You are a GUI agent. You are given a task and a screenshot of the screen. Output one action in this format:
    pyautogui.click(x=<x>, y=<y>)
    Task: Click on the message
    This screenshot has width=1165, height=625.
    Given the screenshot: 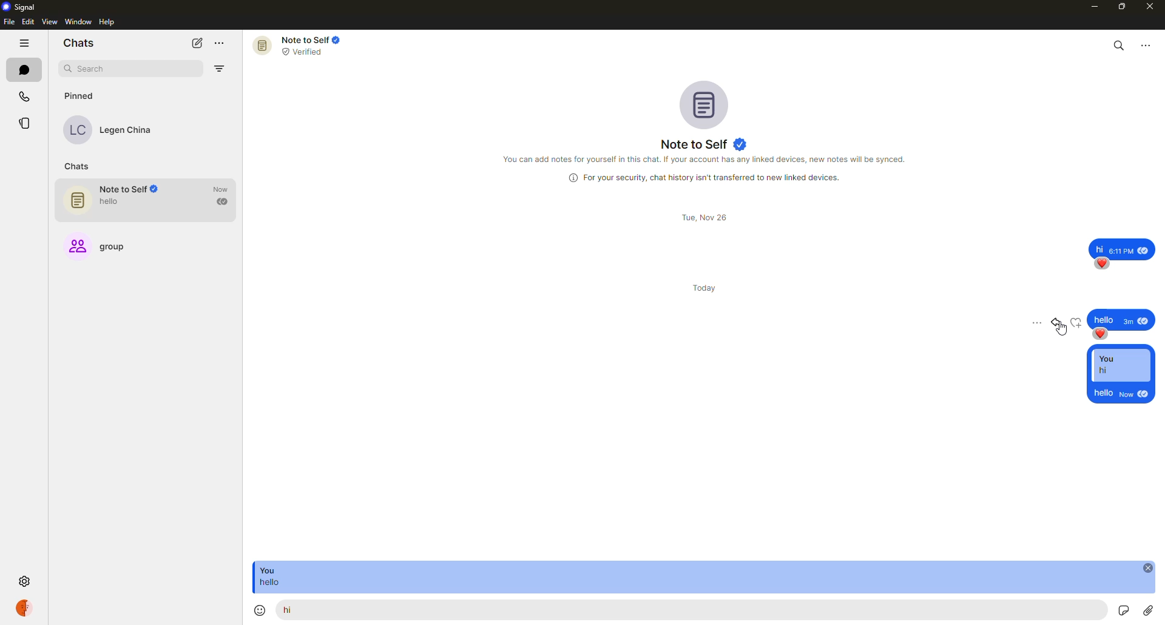 What is the action you would take?
    pyautogui.click(x=1123, y=248)
    